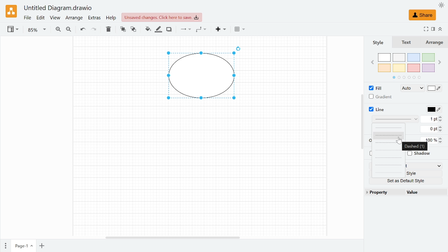  I want to click on Undo, so click(83, 30).